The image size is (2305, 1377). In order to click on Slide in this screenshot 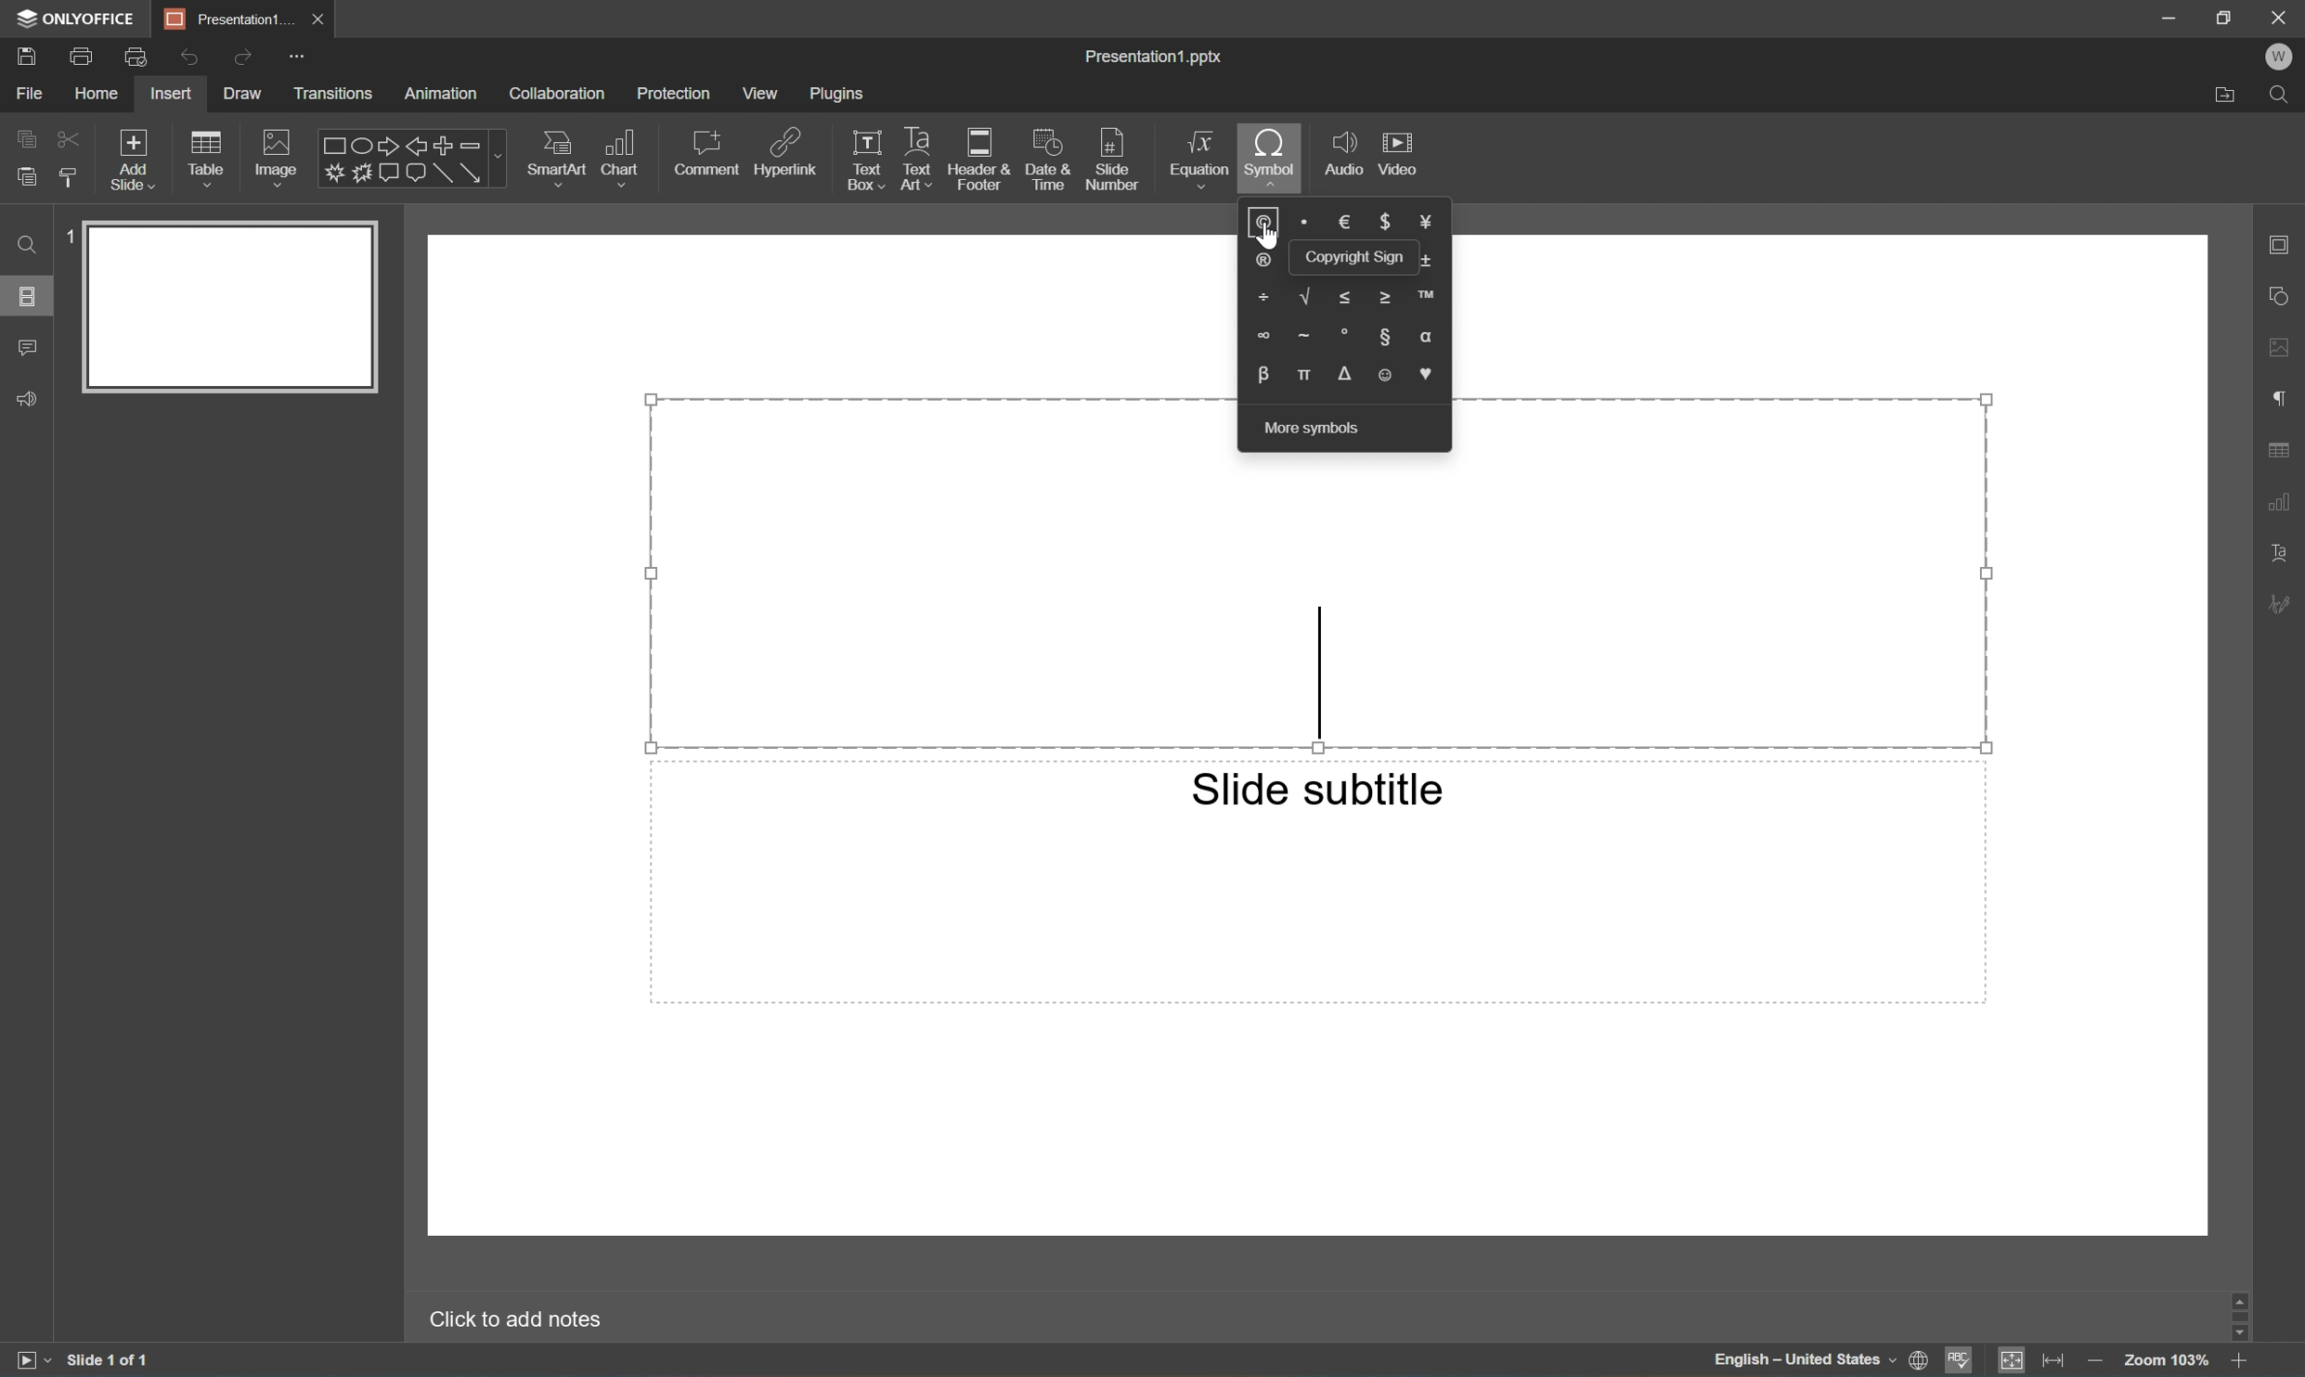, I will do `click(230, 307)`.